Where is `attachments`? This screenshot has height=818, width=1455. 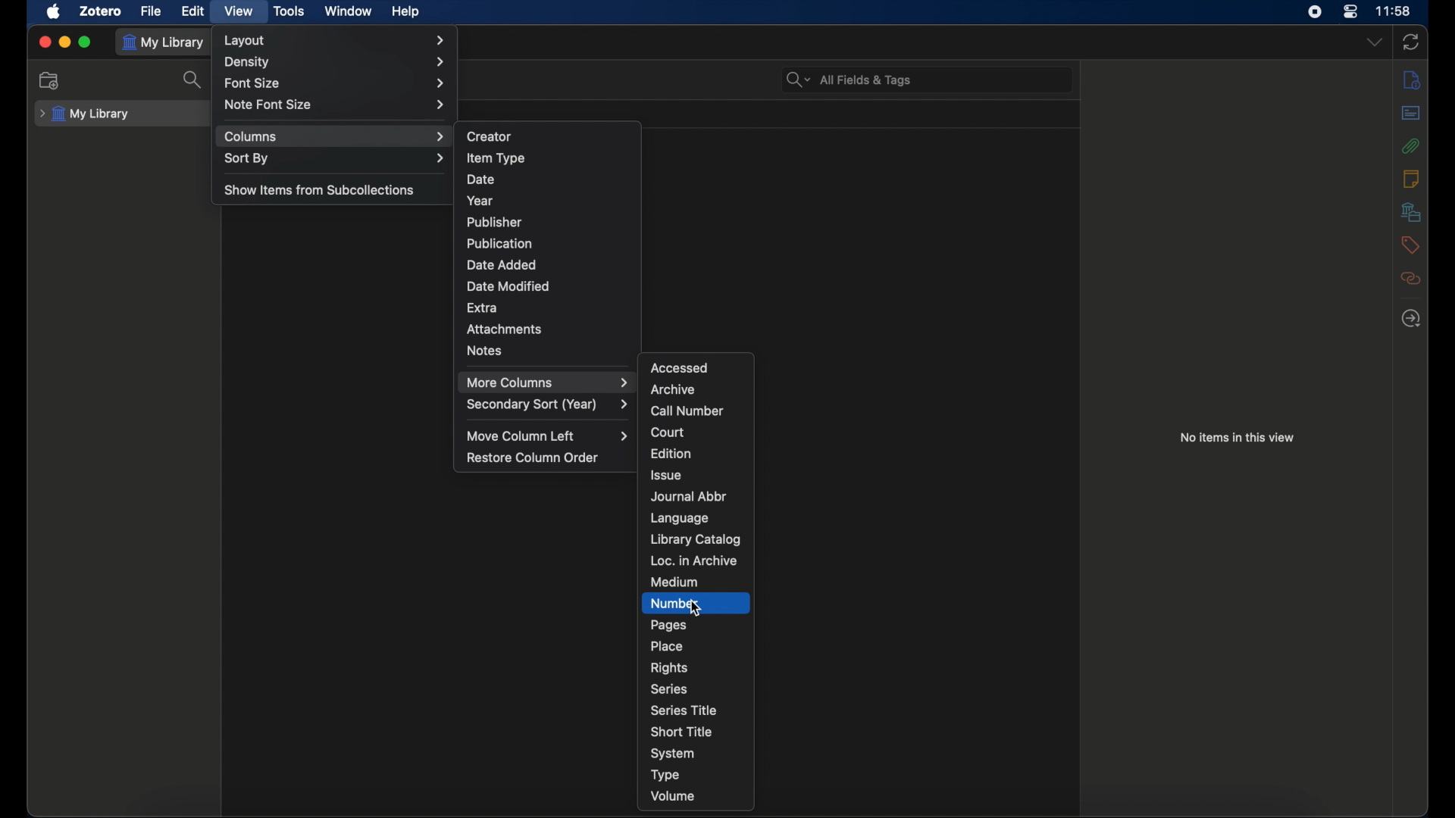 attachments is located at coordinates (1410, 145).